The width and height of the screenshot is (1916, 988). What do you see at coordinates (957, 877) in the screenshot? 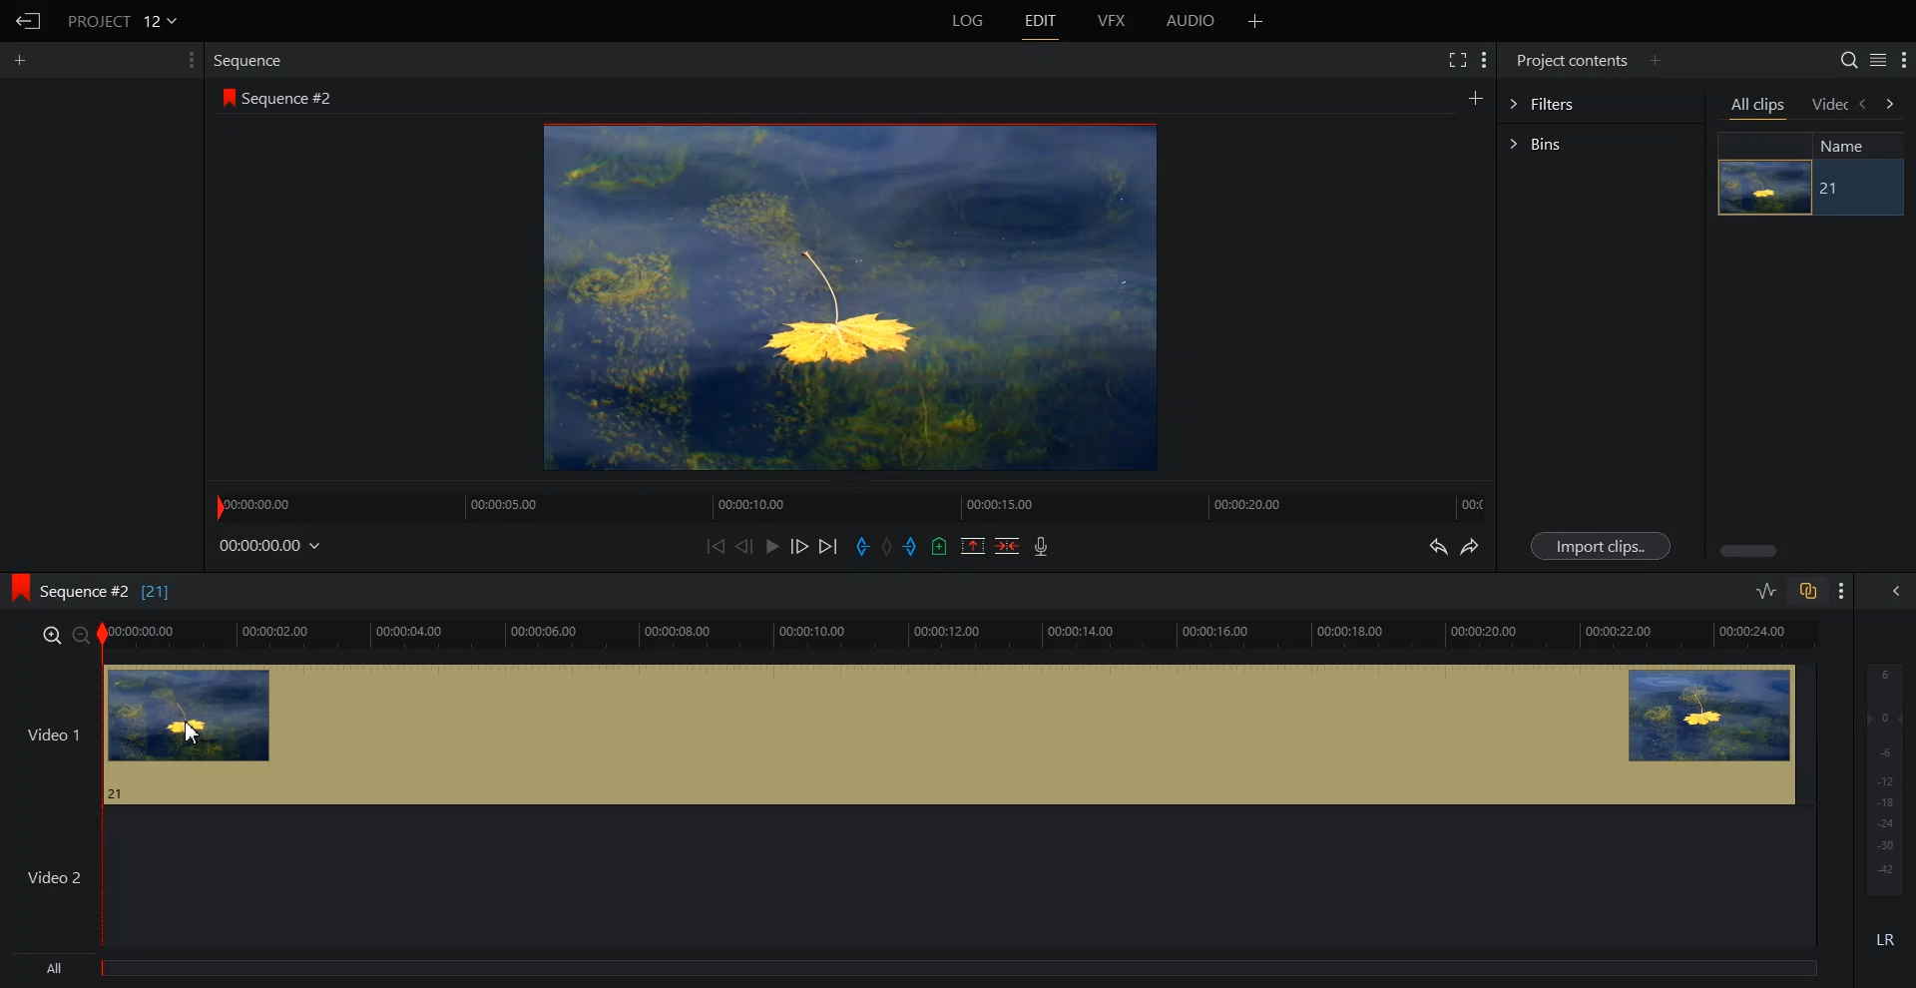
I see `Video 2` at bounding box center [957, 877].